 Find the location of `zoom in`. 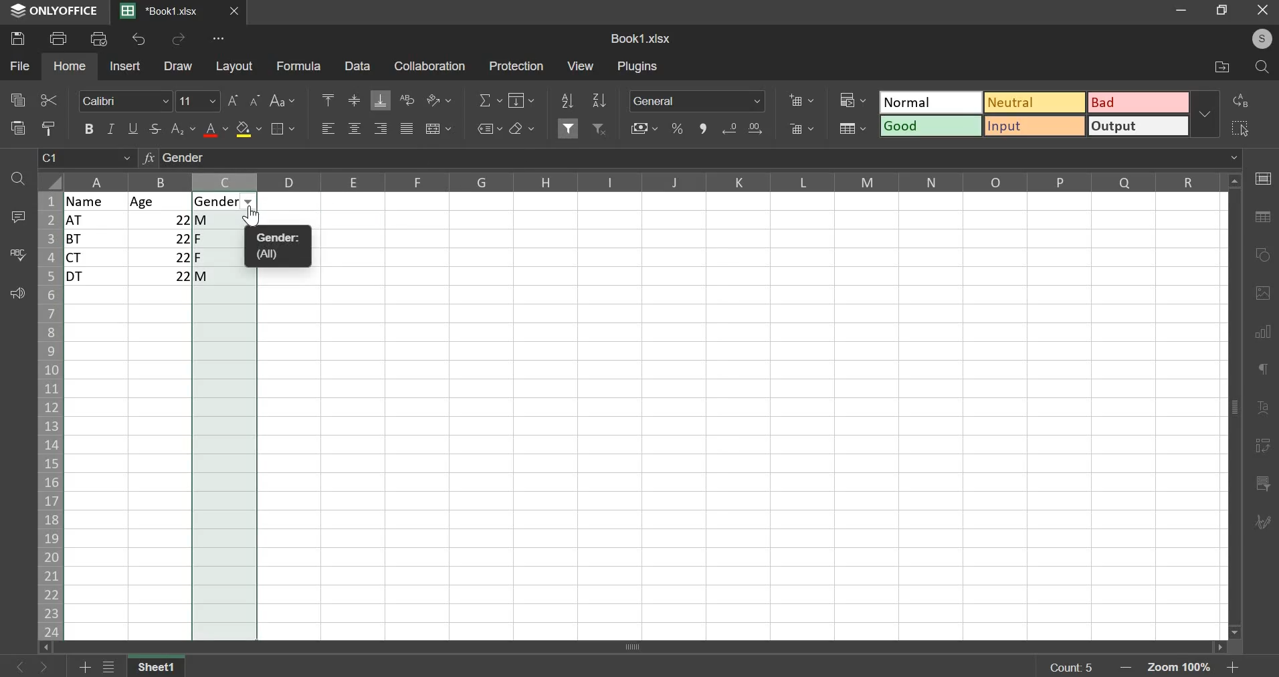

zoom in is located at coordinates (1230, 668).